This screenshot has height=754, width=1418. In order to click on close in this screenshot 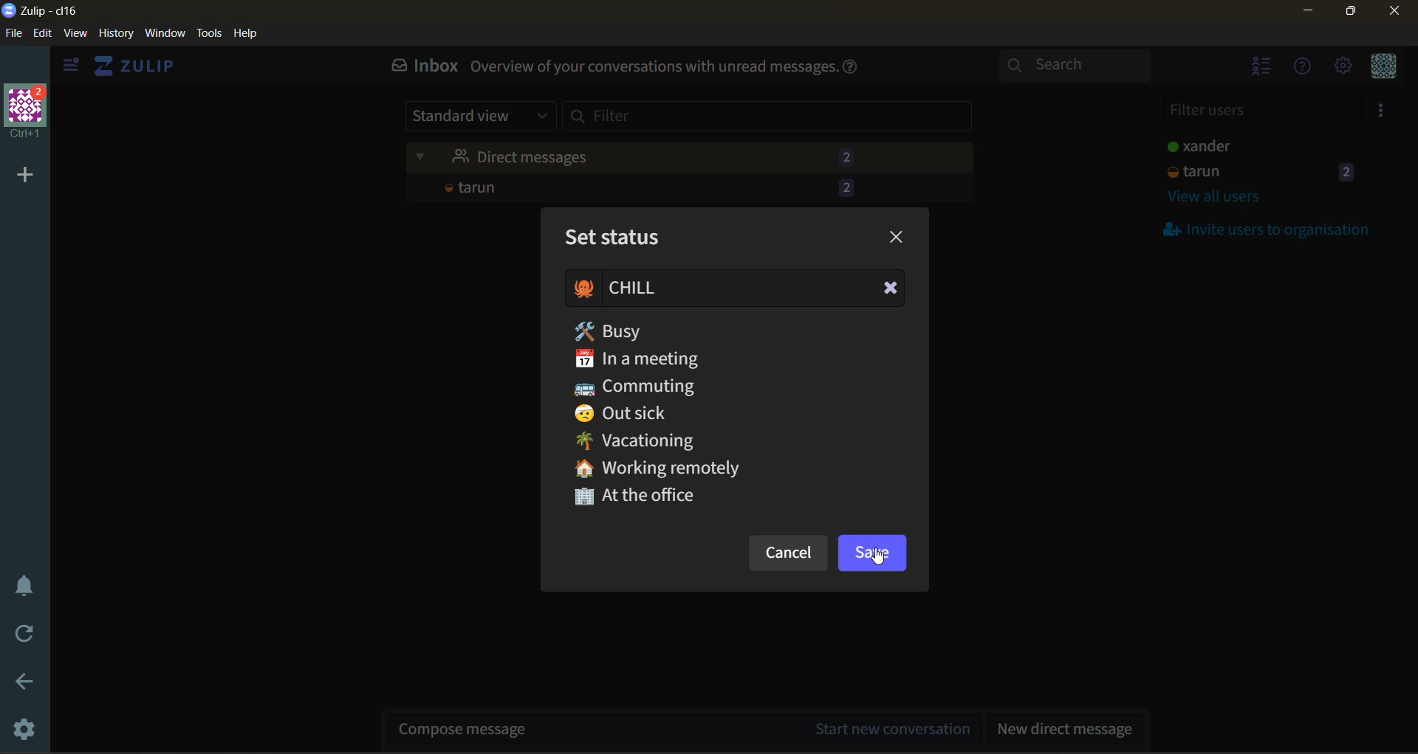, I will do `click(902, 235)`.